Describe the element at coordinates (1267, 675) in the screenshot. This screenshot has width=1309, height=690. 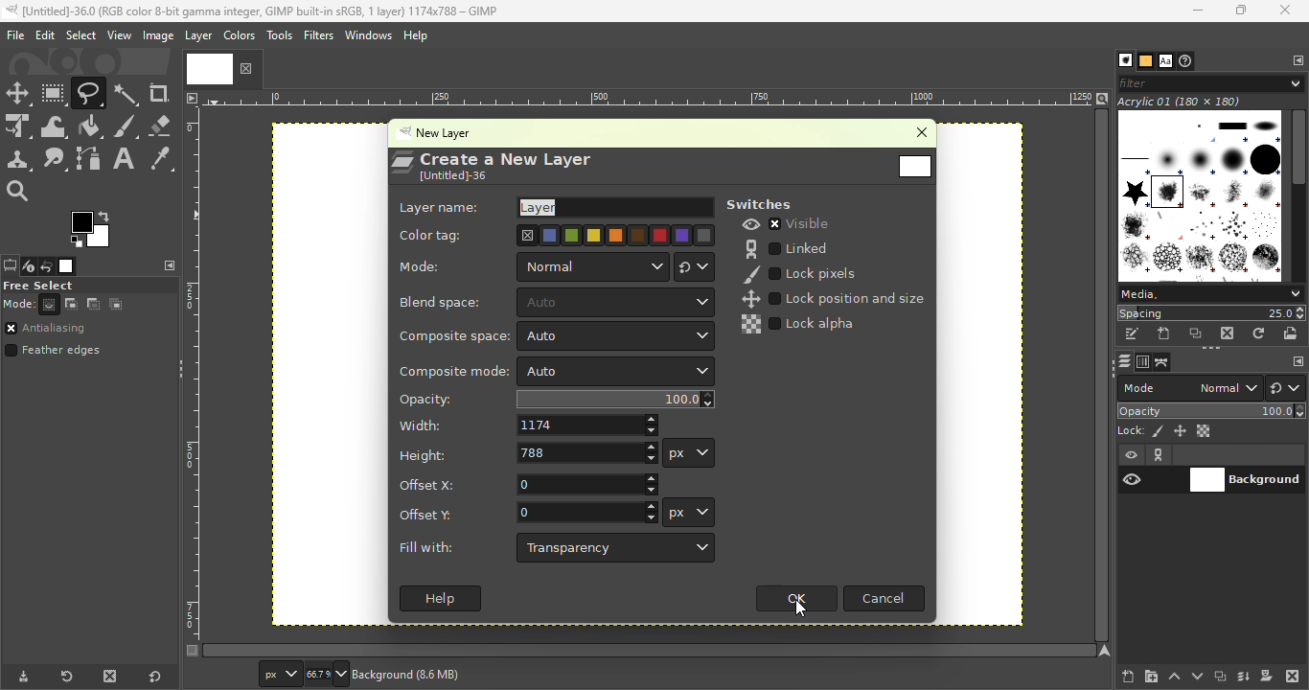
I see `Apply the effect of the layer mask and remove it` at that location.